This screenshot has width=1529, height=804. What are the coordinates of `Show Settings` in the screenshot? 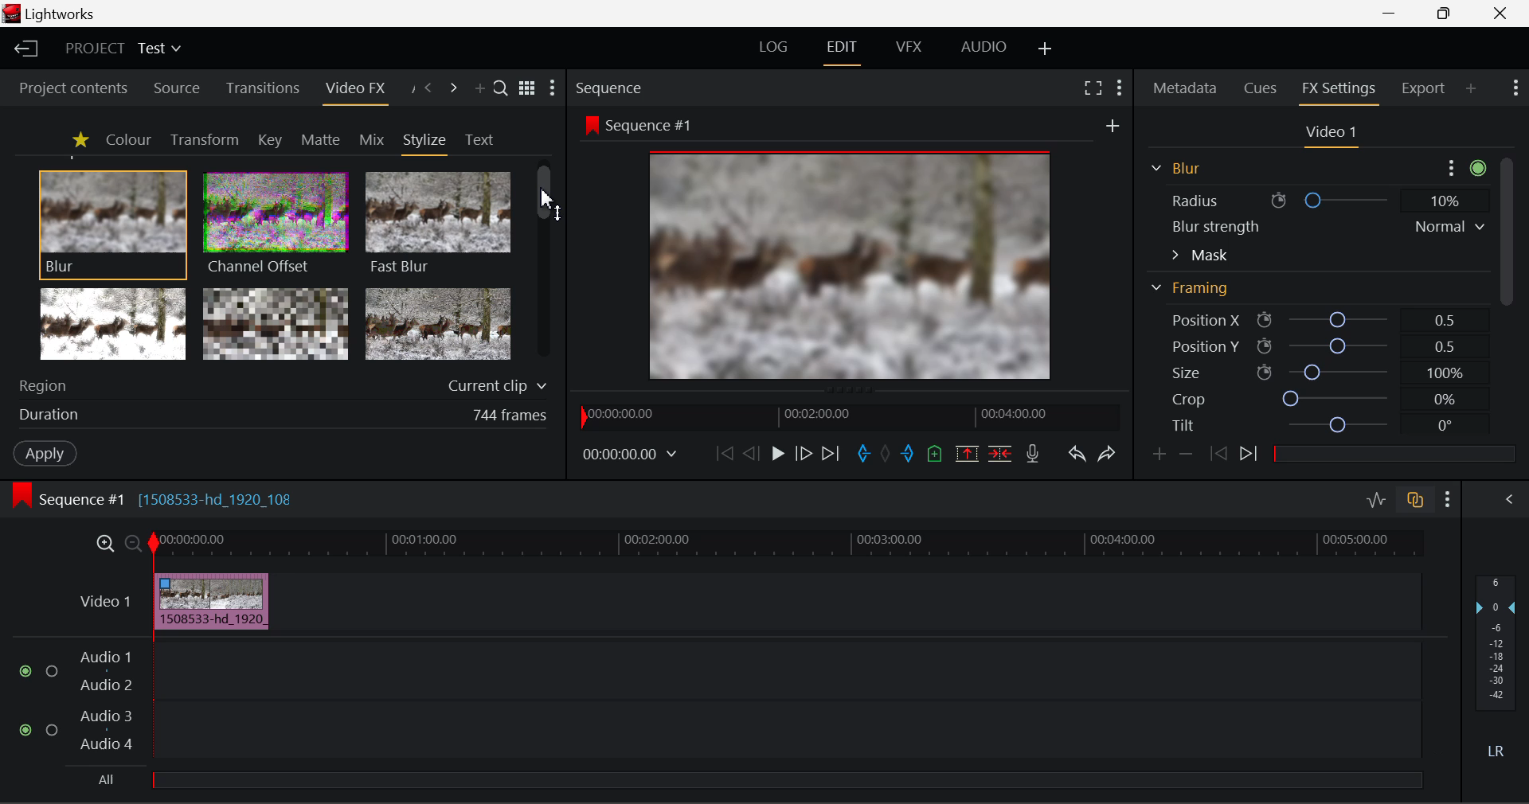 It's located at (556, 88).